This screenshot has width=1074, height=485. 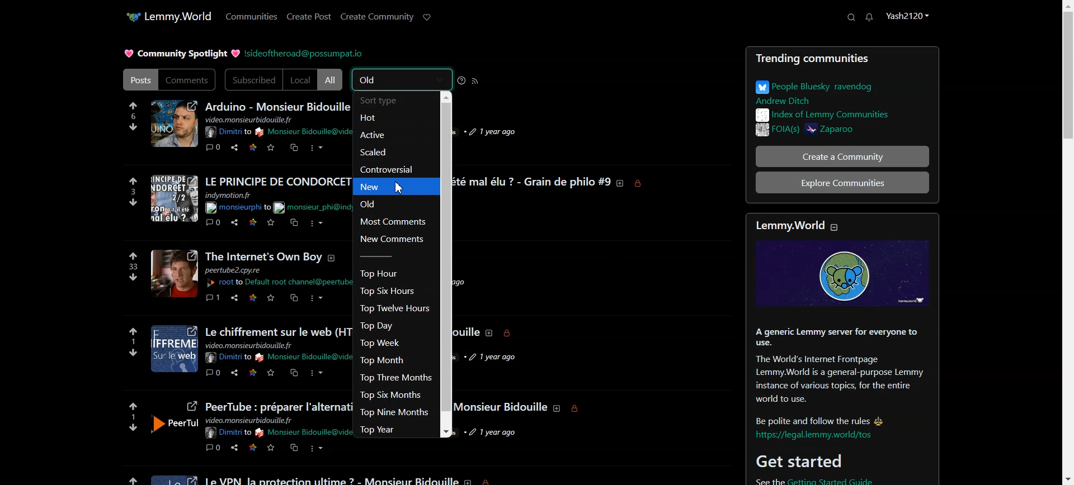 What do you see at coordinates (181, 54) in the screenshot?
I see `Text` at bounding box center [181, 54].